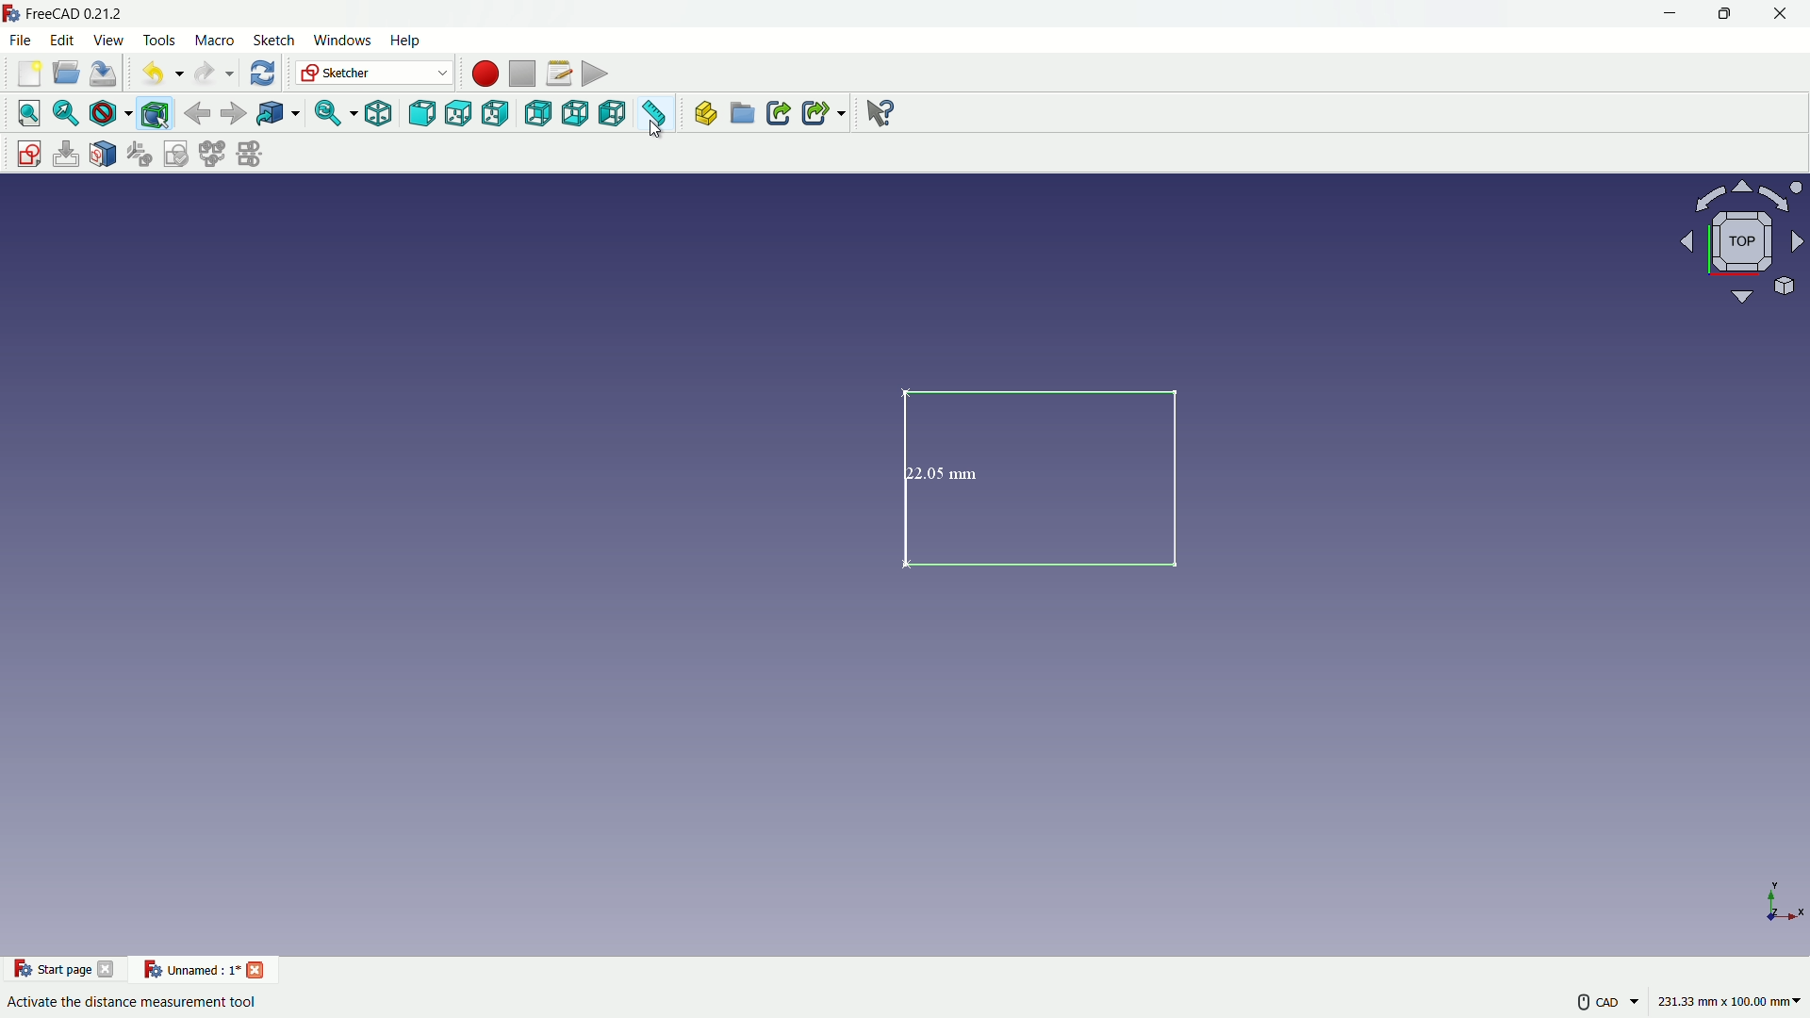 The image size is (1810, 1018). What do you see at coordinates (142, 155) in the screenshot?
I see `reorient sketches` at bounding box center [142, 155].